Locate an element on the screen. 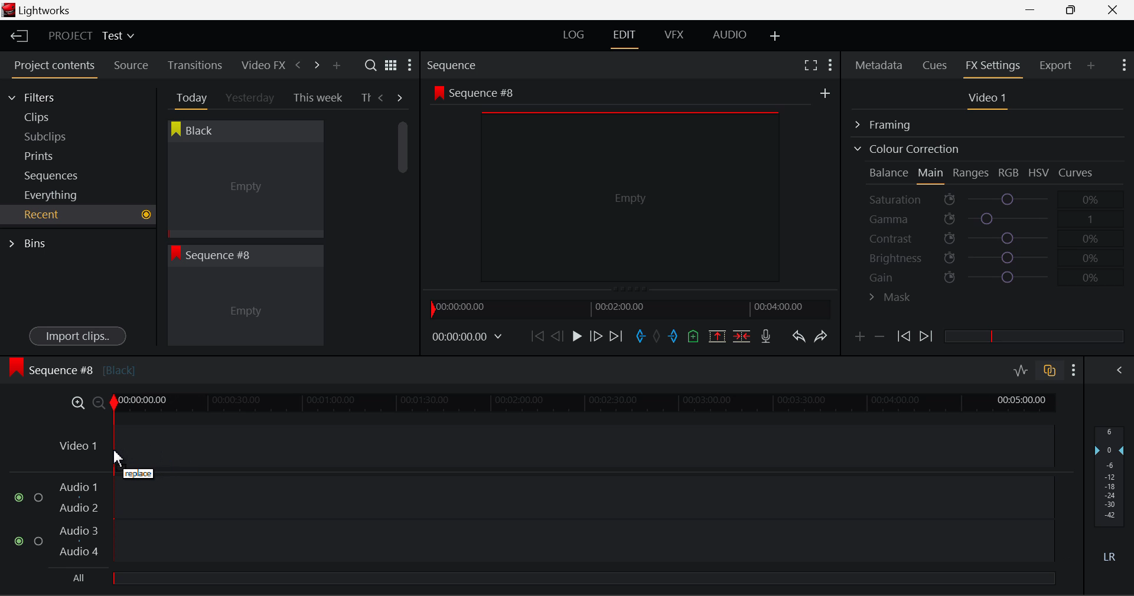  Ranges is located at coordinates (971, 174).